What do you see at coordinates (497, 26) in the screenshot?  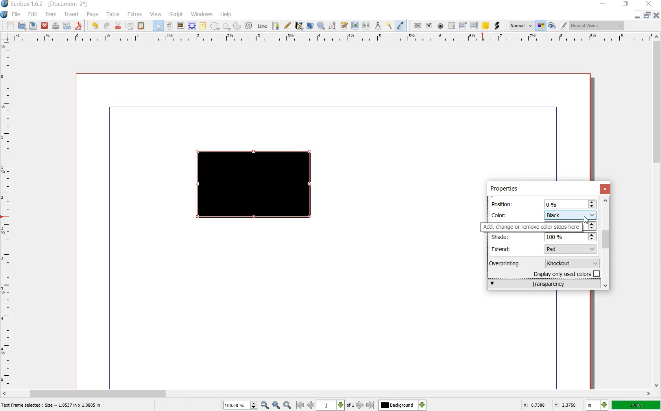 I see `link annotation` at bounding box center [497, 26].